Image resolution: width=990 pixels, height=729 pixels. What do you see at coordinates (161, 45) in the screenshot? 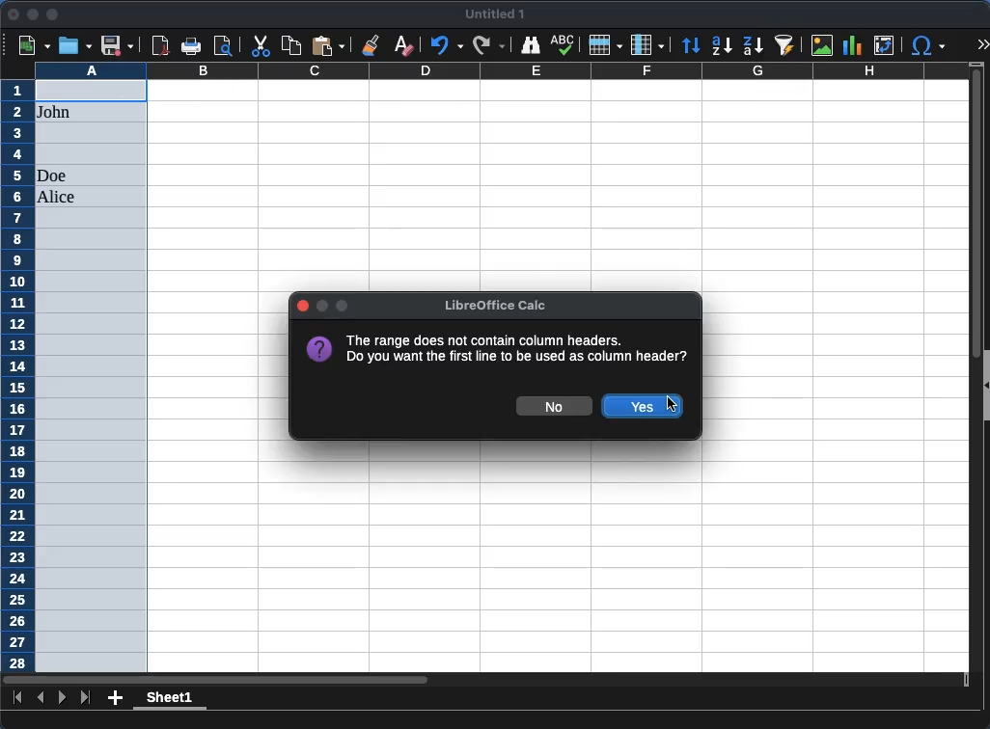
I see `pdf reviewer` at bounding box center [161, 45].